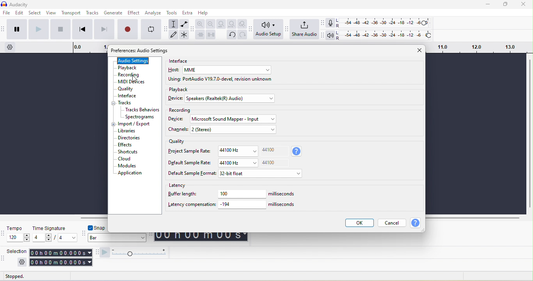 The width and height of the screenshot is (533, 281). Describe the element at coordinates (19, 12) in the screenshot. I see `edit` at that location.